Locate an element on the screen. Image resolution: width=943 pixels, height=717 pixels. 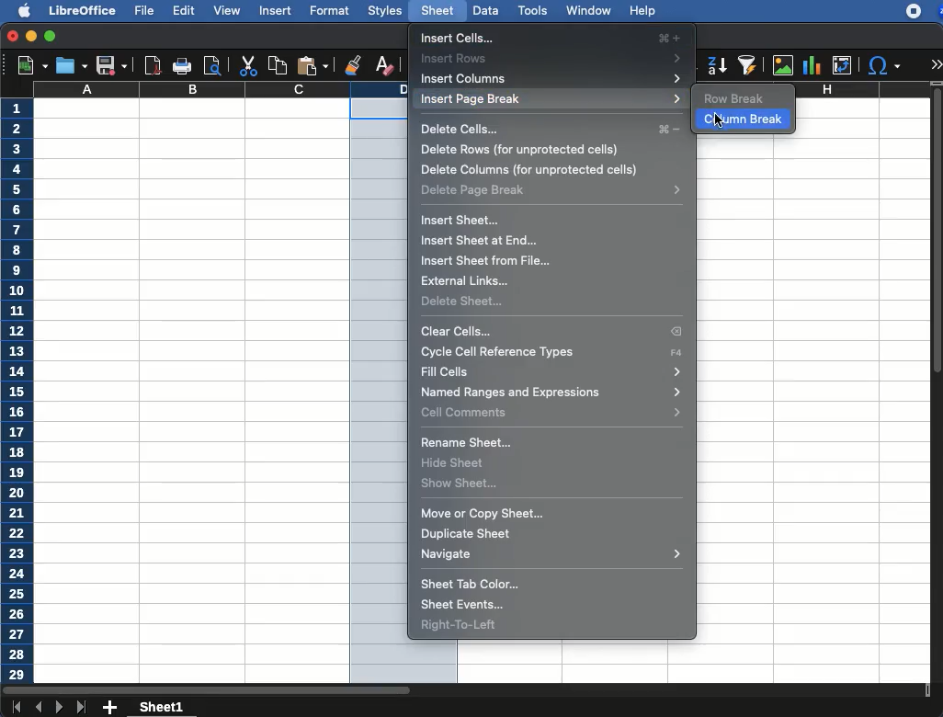
fill cells is located at coordinates (553, 371).